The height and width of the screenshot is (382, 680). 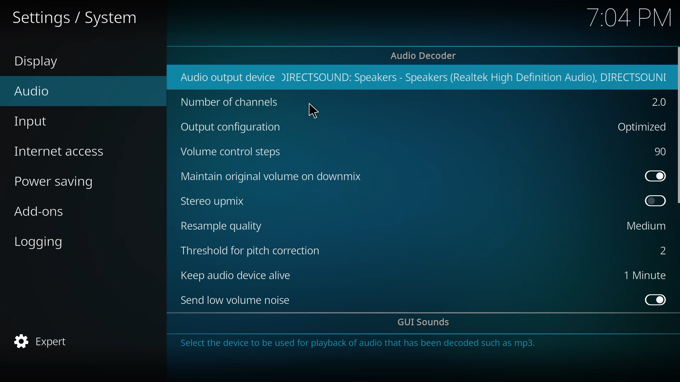 What do you see at coordinates (640, 126) in the screenshot?
I see `optimized` at bounding box center [640, 126].